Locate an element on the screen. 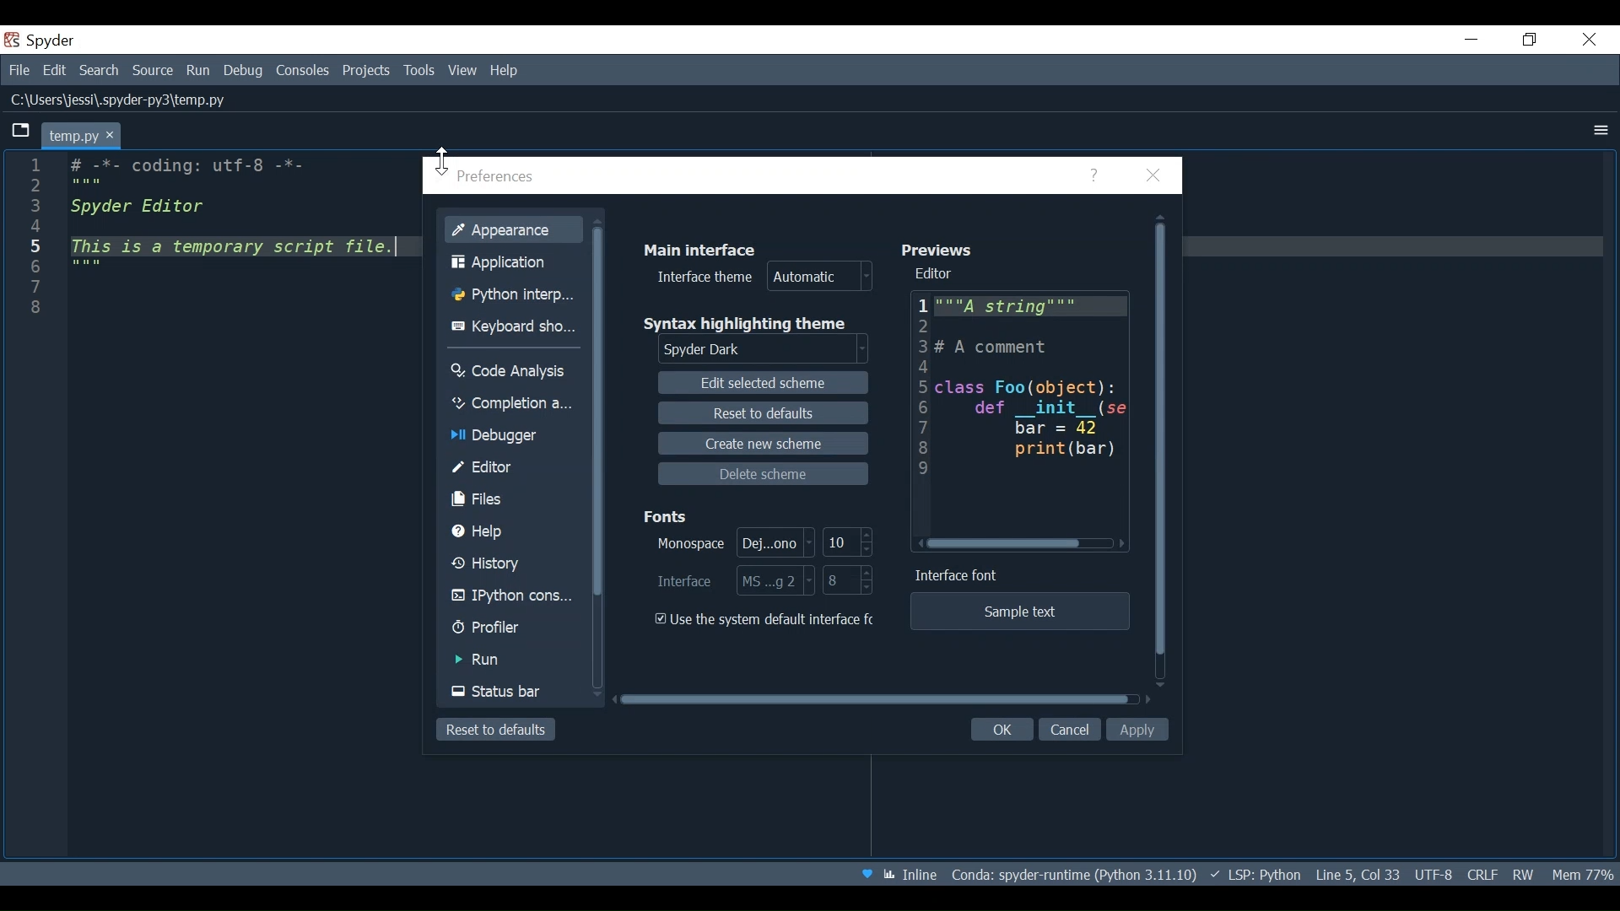  Horizontal scroll bar is located at coordinates (874, 699).